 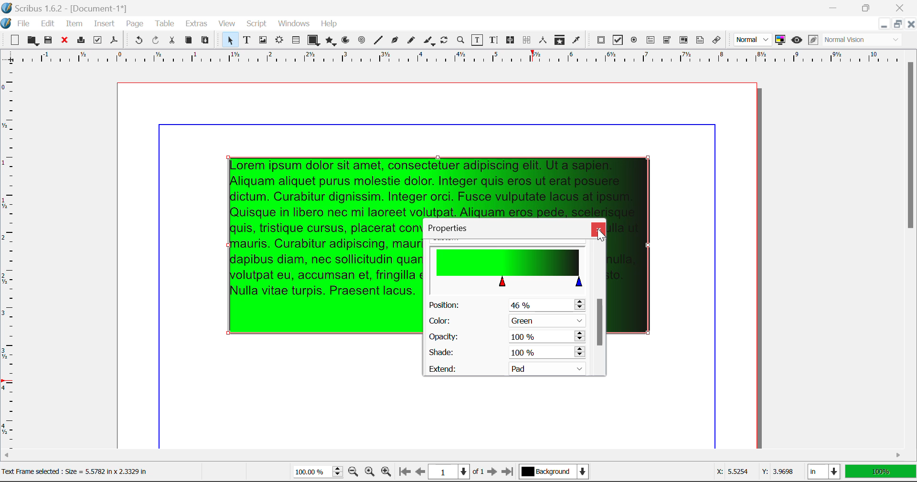 What do you see at coordinates (702, 41) in the screenshot?
I see `Text Annotation` at bounding box center [702, 41].